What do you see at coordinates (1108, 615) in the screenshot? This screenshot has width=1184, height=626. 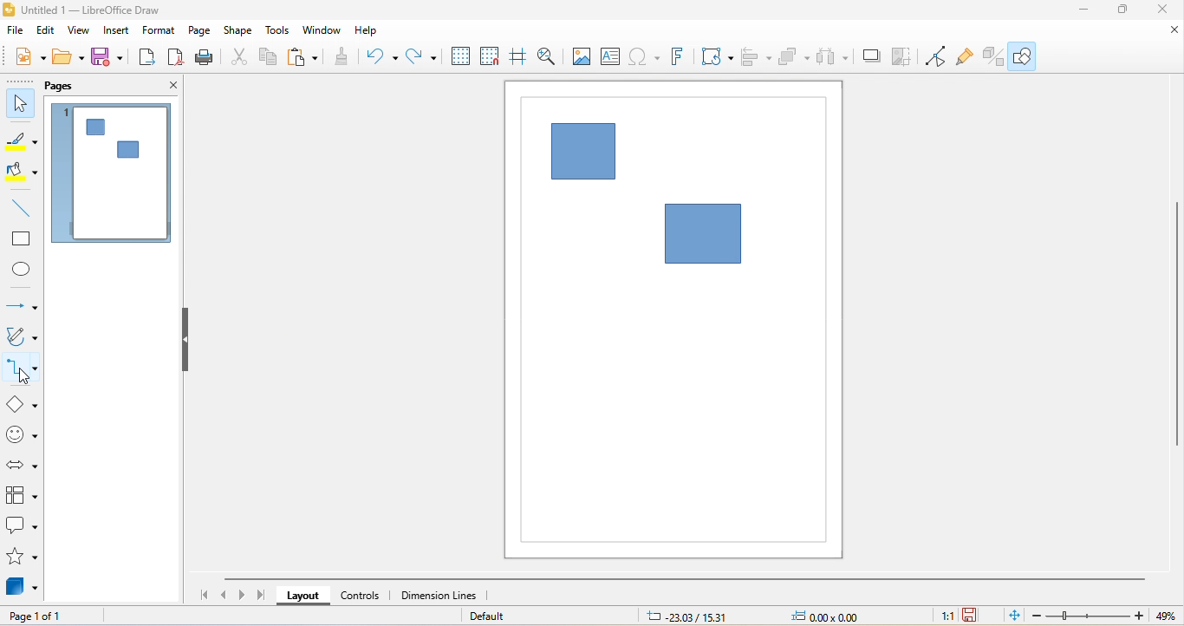 I see `zoom` at bounding box center [1108, 615].